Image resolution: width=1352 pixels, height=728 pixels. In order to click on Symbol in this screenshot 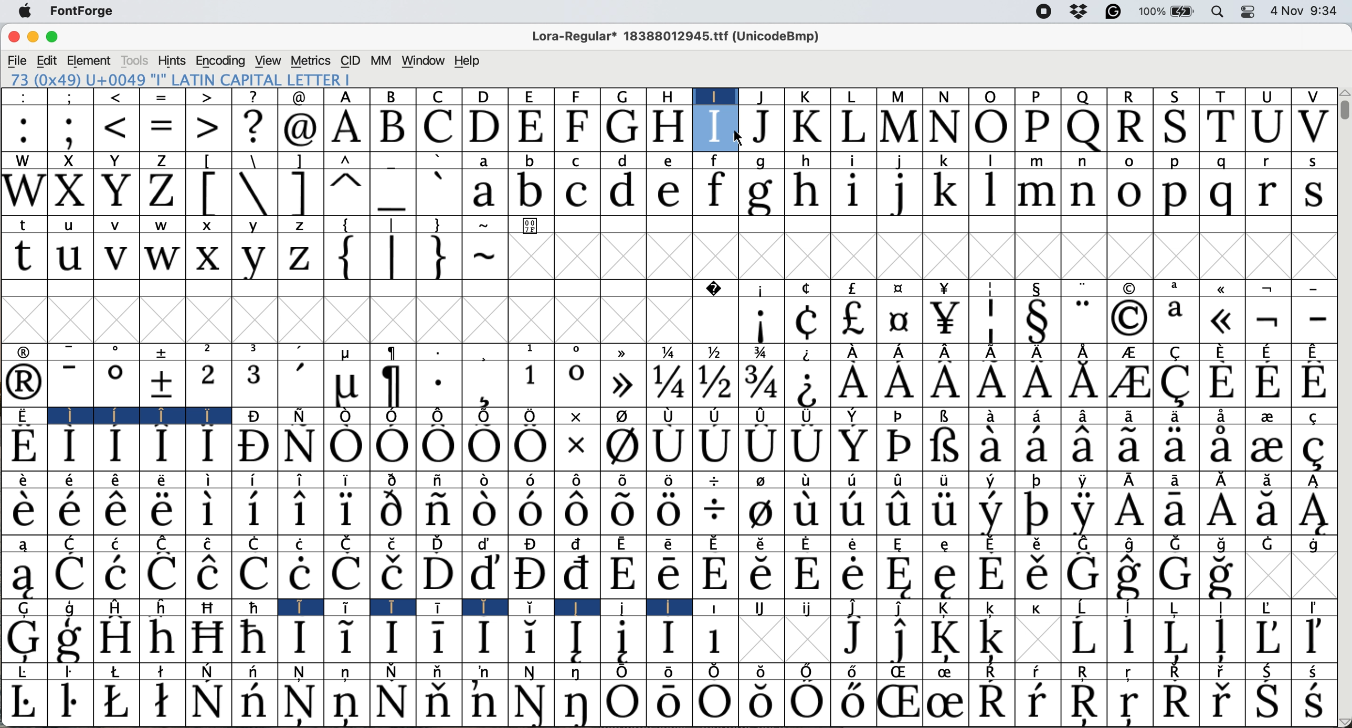, I will do `click(116, 511)`.